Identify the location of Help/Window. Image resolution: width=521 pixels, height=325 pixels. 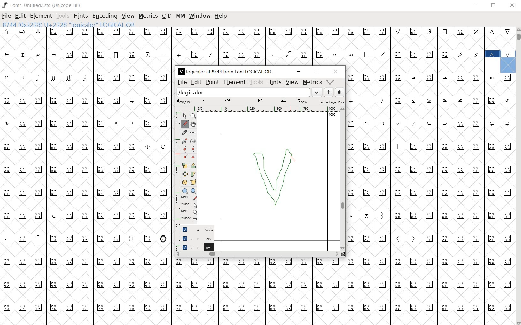
(329, 82).